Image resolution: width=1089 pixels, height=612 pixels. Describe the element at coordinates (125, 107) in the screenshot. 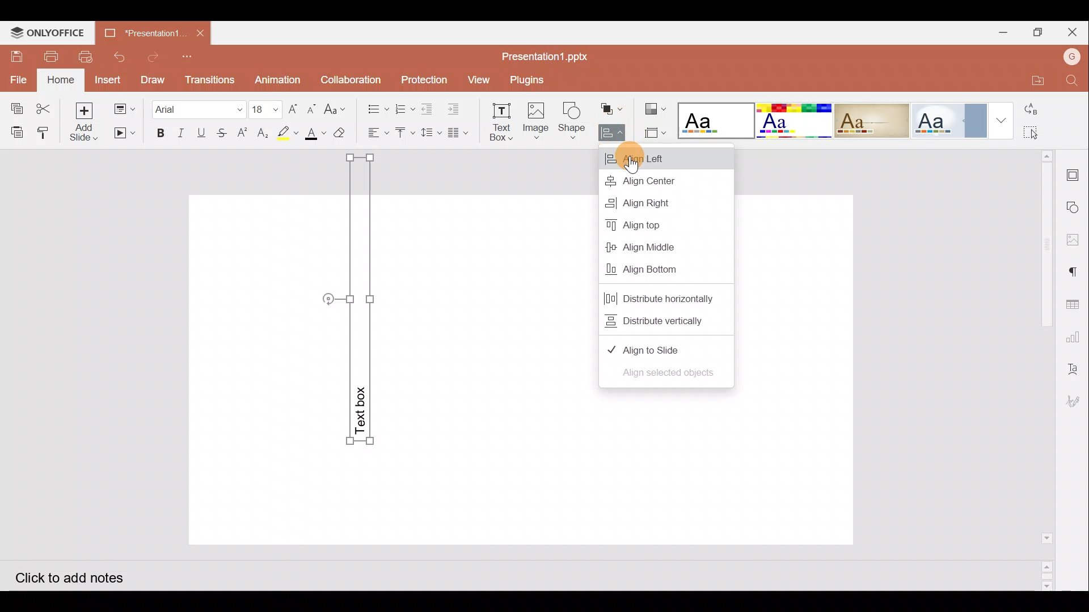

I see `Change slide layout` at that location.